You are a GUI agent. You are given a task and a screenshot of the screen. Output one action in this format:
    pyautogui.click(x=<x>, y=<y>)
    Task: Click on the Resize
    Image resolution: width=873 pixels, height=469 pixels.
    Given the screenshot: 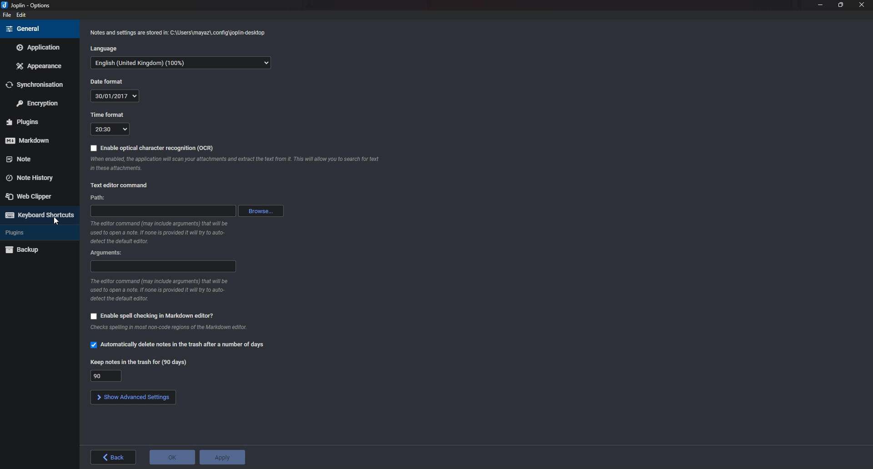 What is the action you would take?
    pyautogui.click(x=841, y=5)
    